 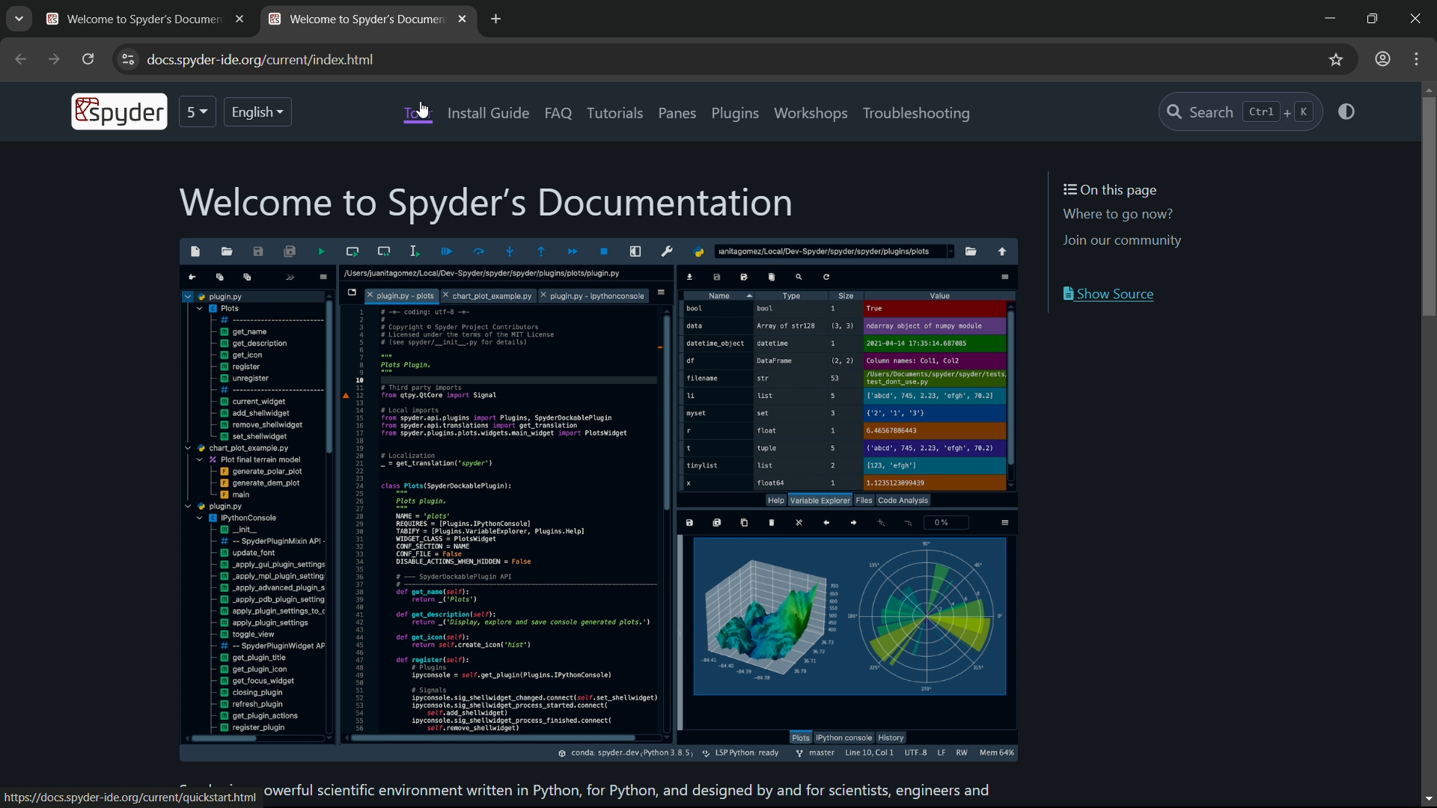 What do you see at coordinates (19, 19) in the screenshot?
I see `browse tabs` at bounding box center [19, 19].